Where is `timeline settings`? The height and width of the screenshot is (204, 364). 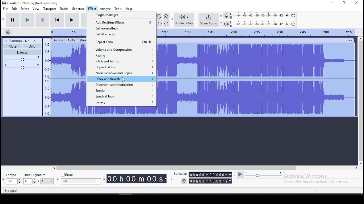 timeline settings is located at coordinates (8, 31).